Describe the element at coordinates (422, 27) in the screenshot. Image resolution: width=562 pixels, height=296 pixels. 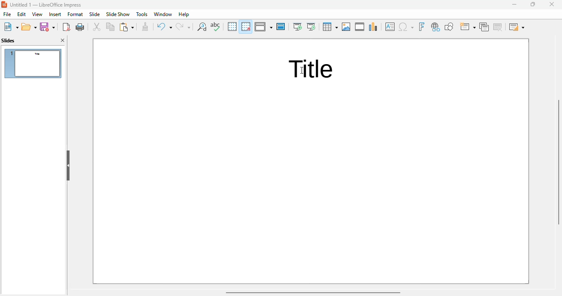
I see `insert fontwork text` at that location.